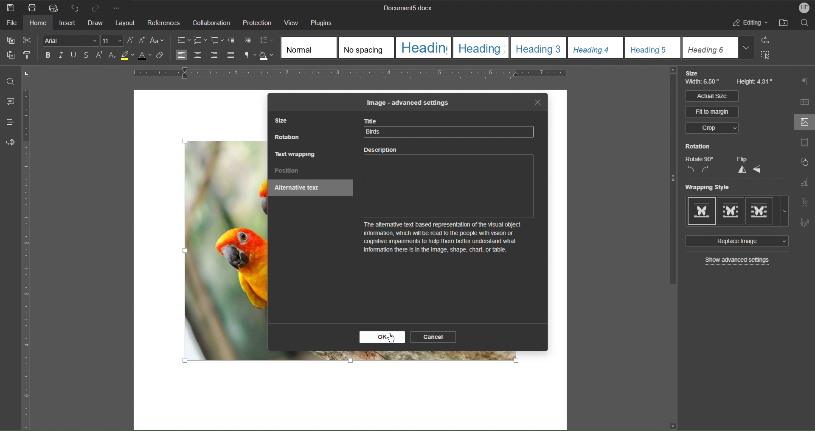 Image resolution: width=815 pixels, height=431 pixels. Describe the element at coordinates (804, 184) in the screenshot. I see `Graph Settings` at that location.